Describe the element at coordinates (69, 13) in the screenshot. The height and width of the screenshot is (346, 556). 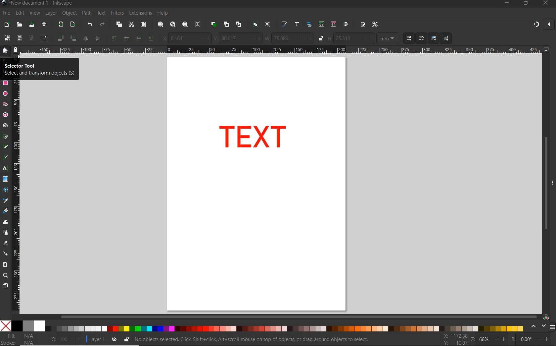
I see `object` at that location.